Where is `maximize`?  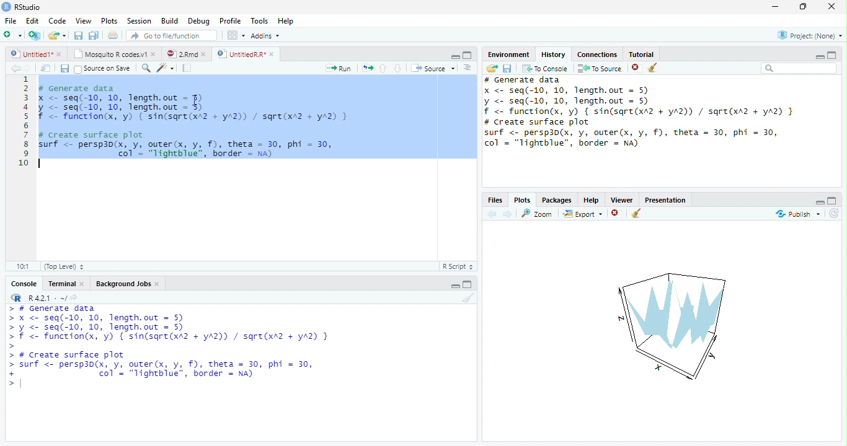 maximize is located at coordinates (833, 201).